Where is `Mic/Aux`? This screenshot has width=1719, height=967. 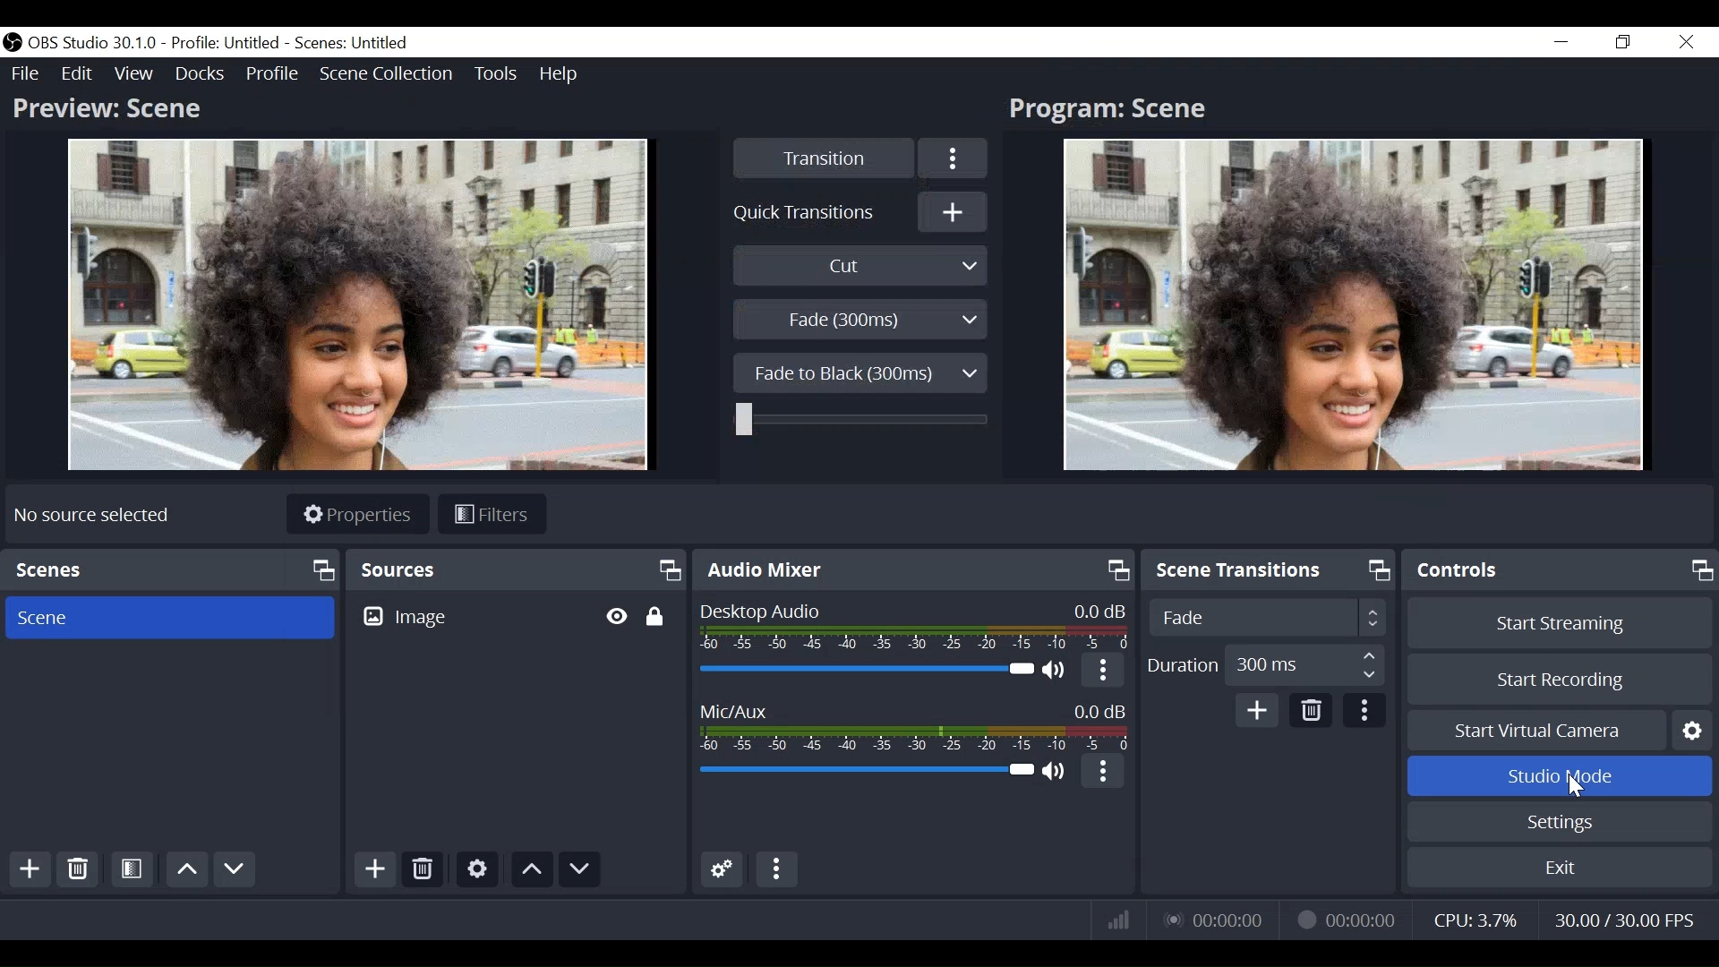 Mic/Aux is located at coordinates (914, 727).